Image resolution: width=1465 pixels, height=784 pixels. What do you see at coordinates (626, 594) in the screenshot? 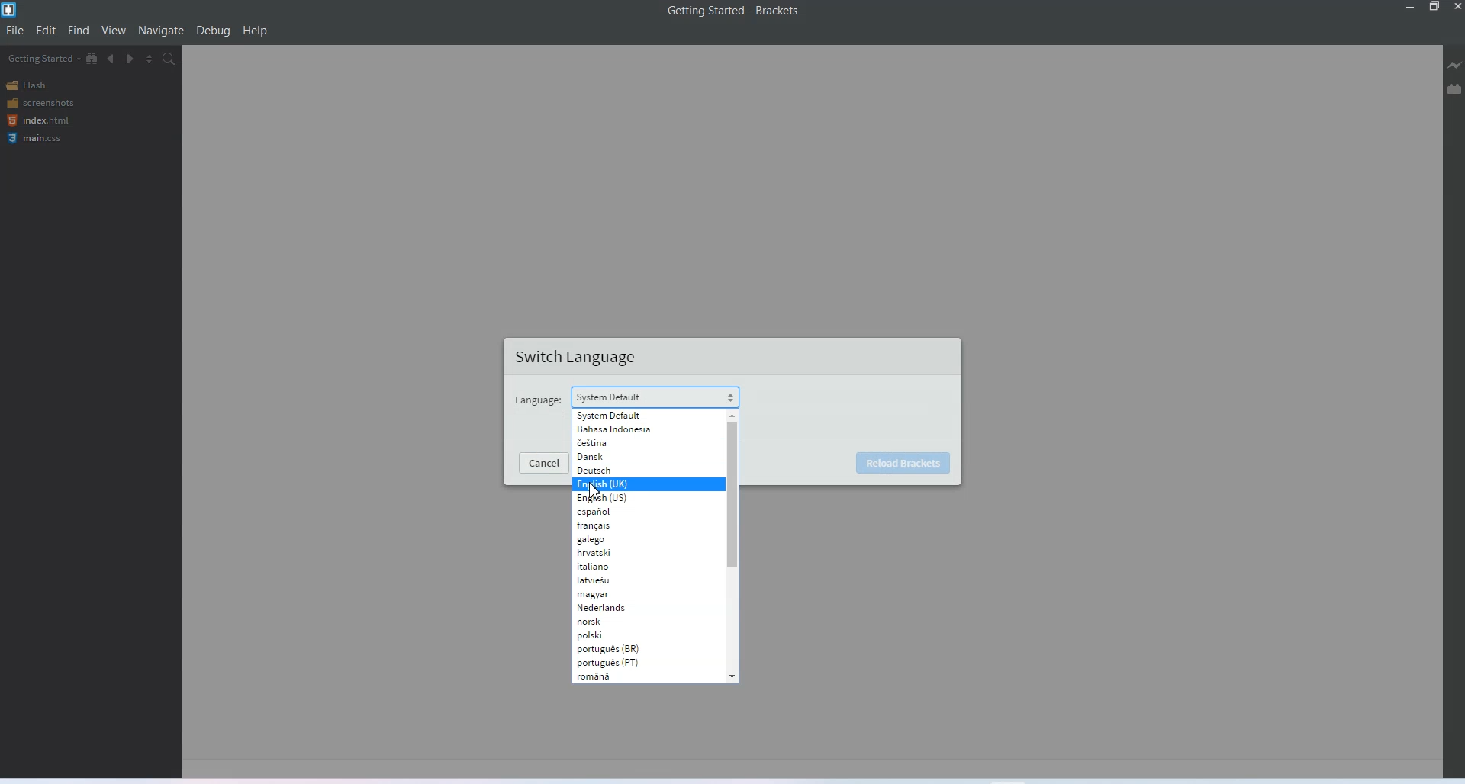
I see `magyar` at bounding box center [626, 594].